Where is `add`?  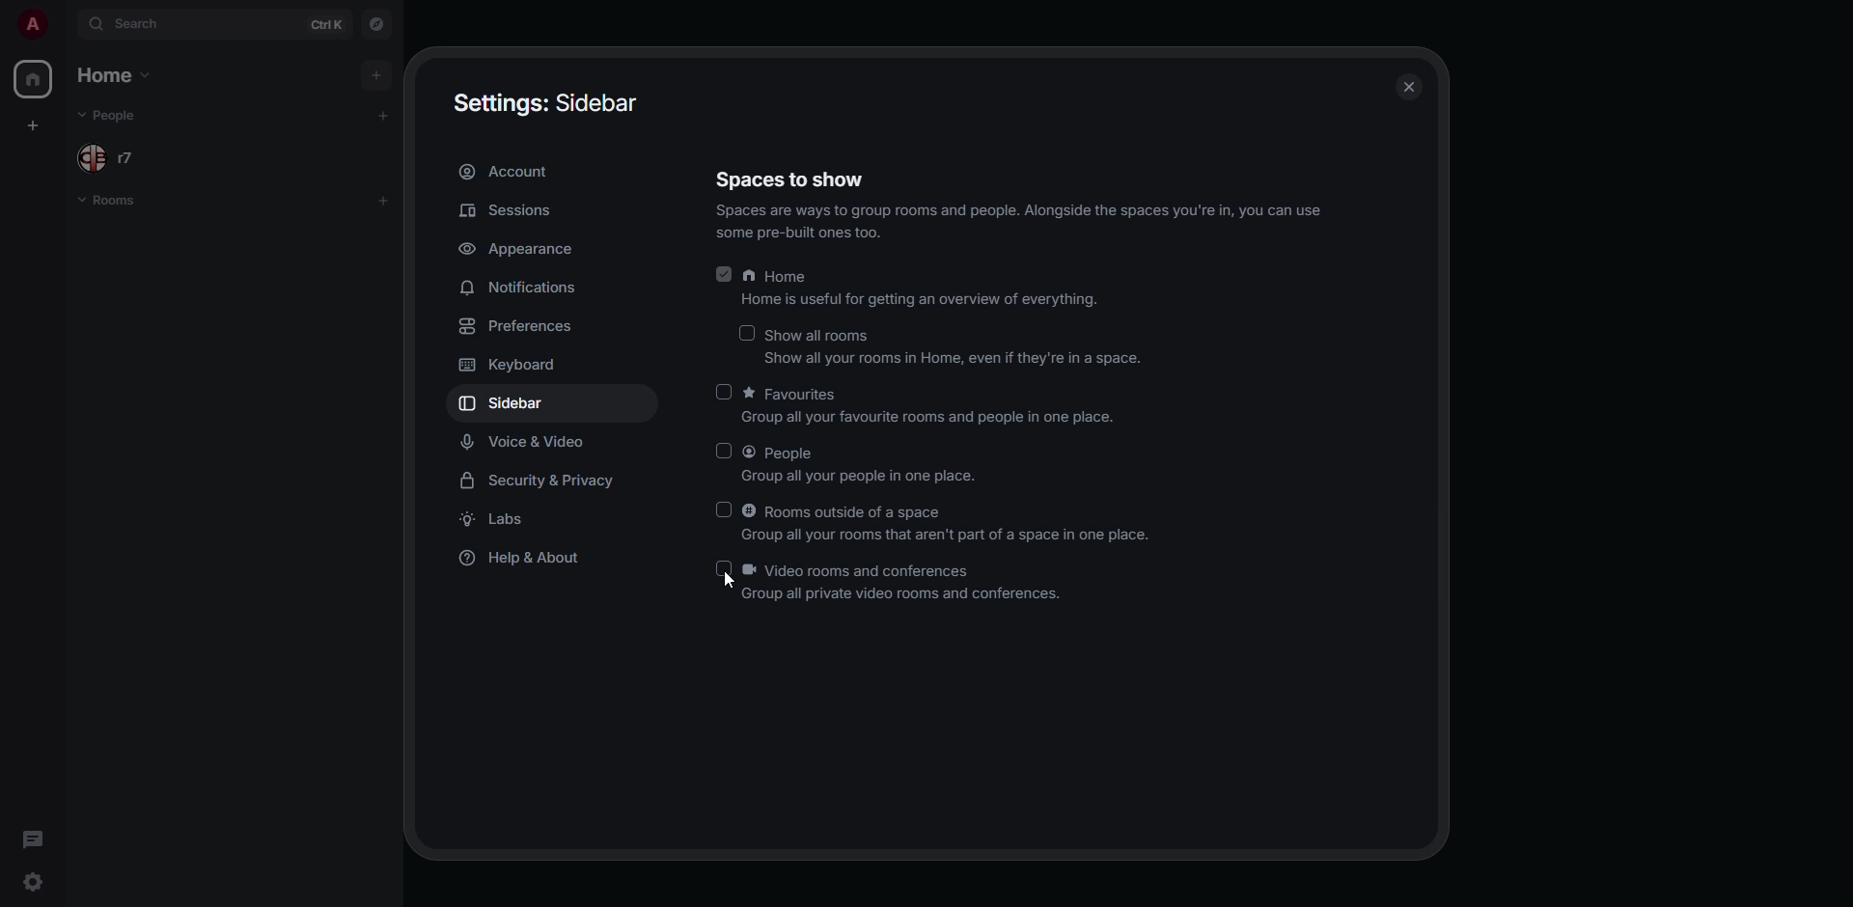 add is located at coordinates (378, 74).